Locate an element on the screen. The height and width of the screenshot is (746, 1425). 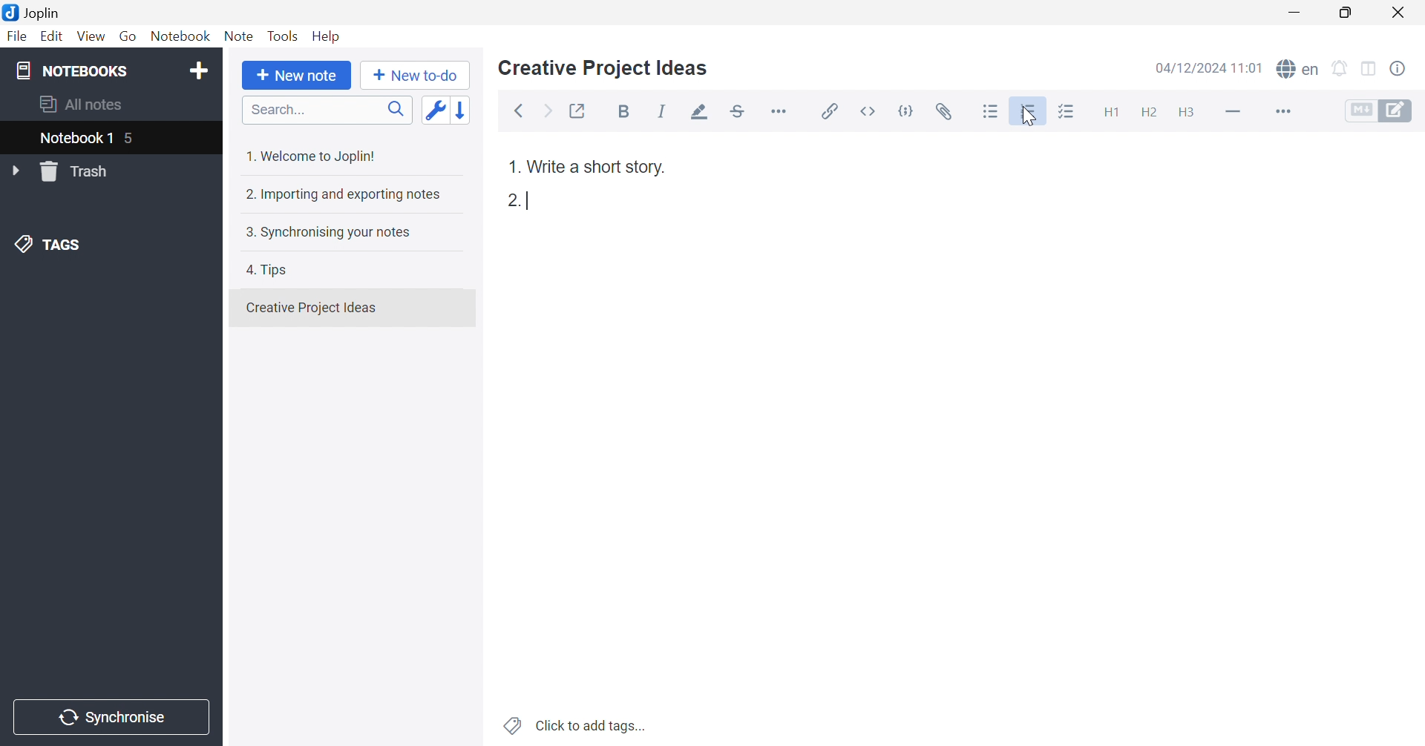
Creative Projects Ideas is located at coordinates (311, 308).